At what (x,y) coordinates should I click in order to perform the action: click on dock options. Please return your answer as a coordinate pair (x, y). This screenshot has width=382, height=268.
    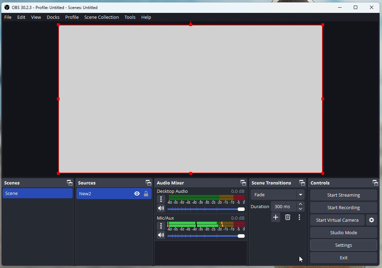
    Looking at the image, I should click on (69, 182).